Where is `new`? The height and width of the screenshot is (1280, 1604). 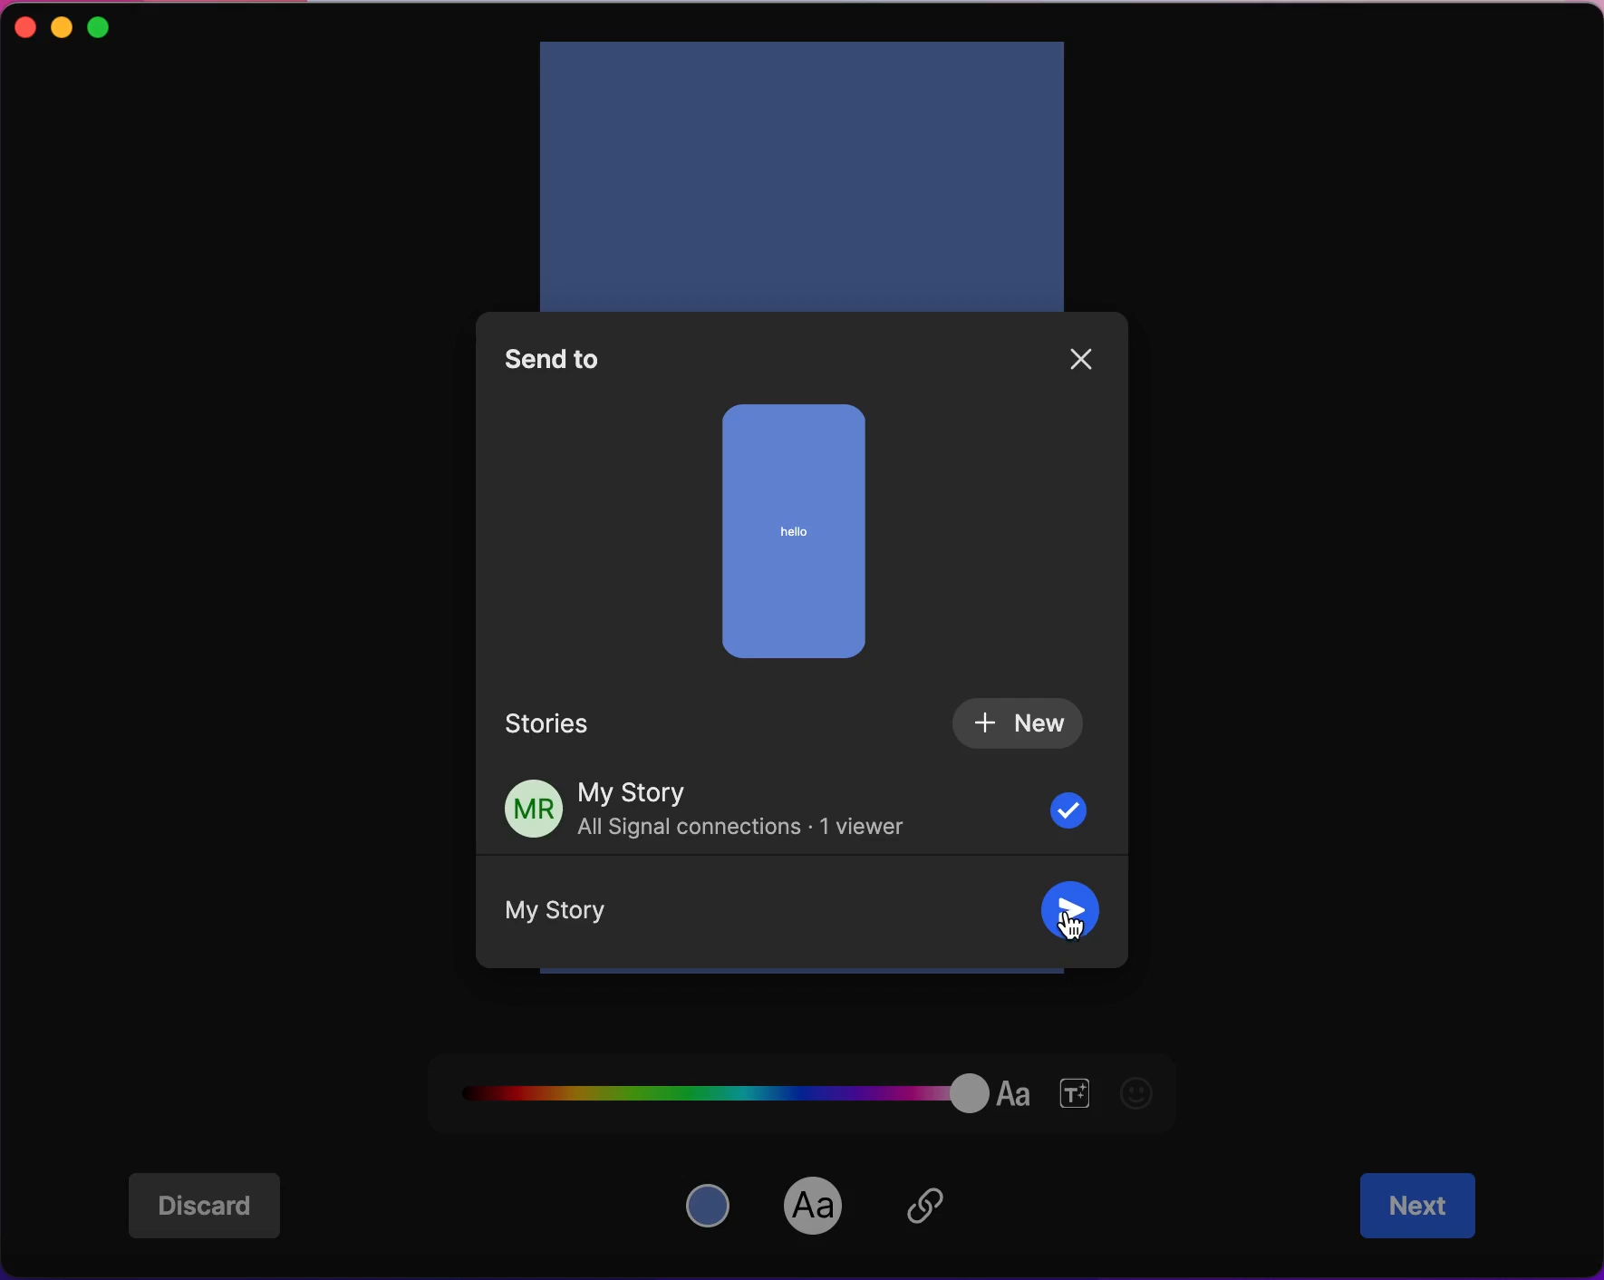 new is located at coordinates (1016, 722).